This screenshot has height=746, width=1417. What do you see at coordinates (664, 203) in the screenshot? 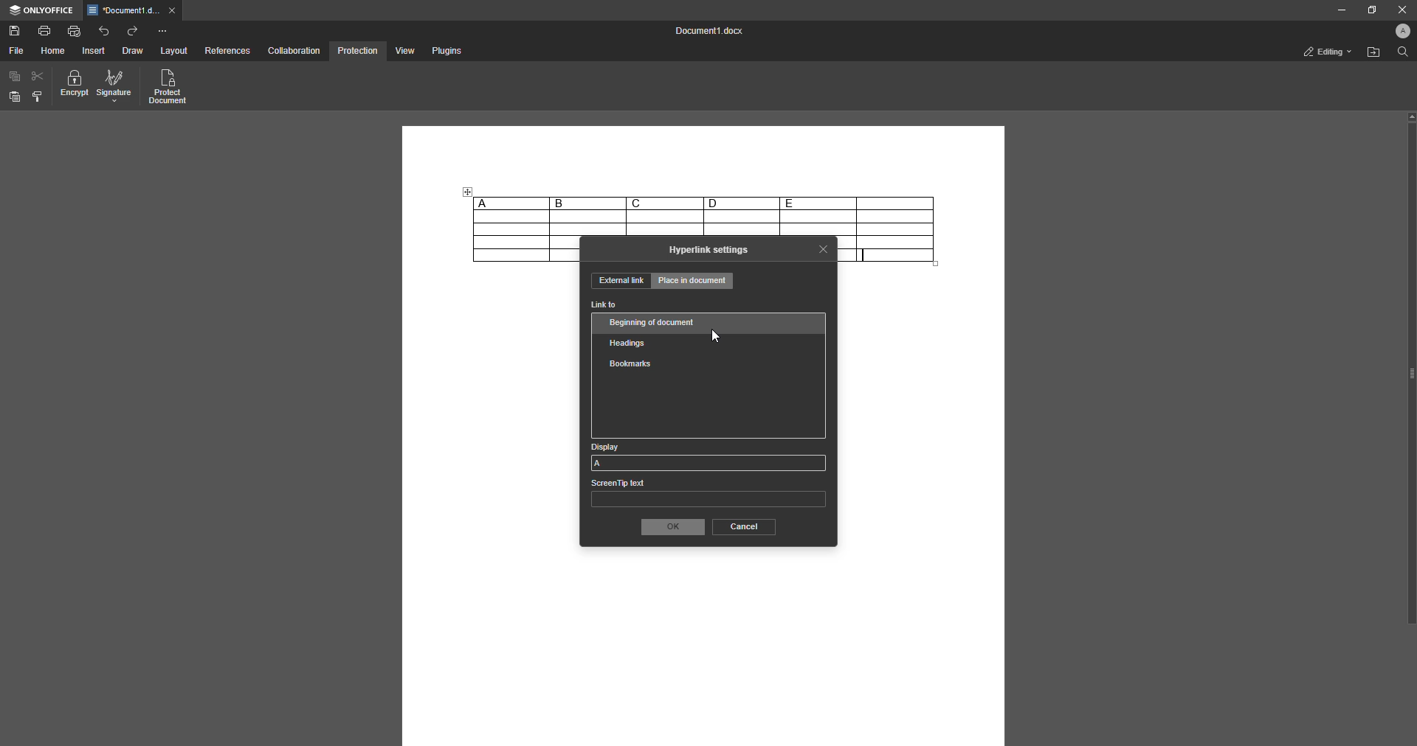
I see `C` at bounding box center [664, 203].